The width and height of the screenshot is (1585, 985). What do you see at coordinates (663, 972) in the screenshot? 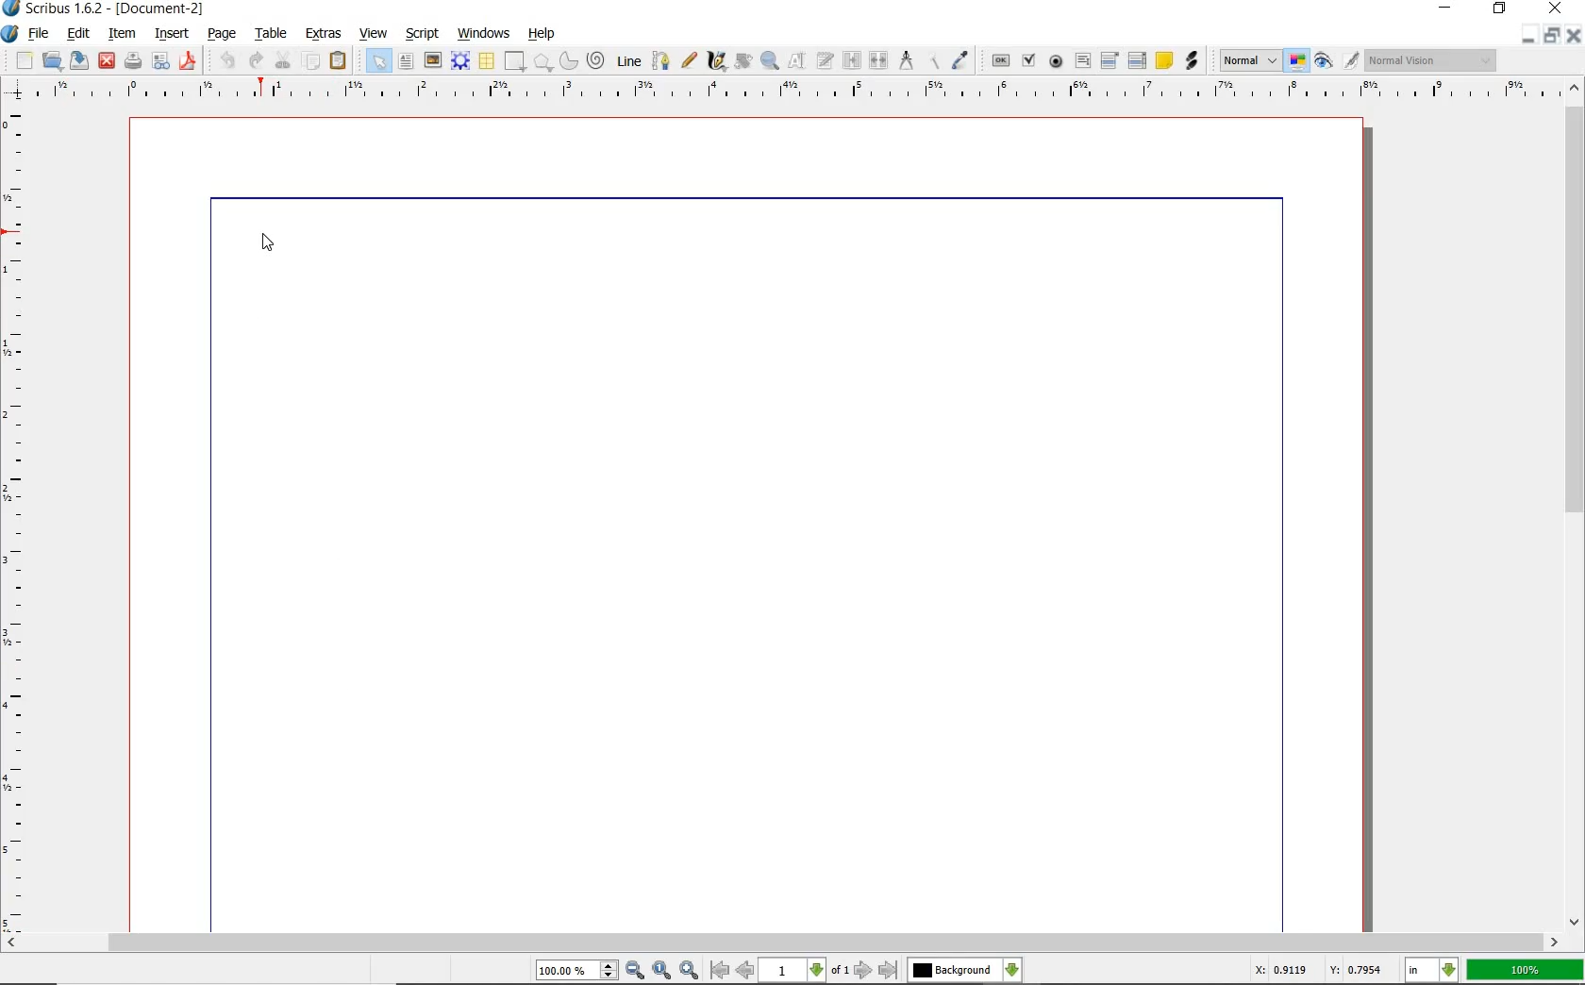
I see `zoom to` at bounding box center [663, 972].